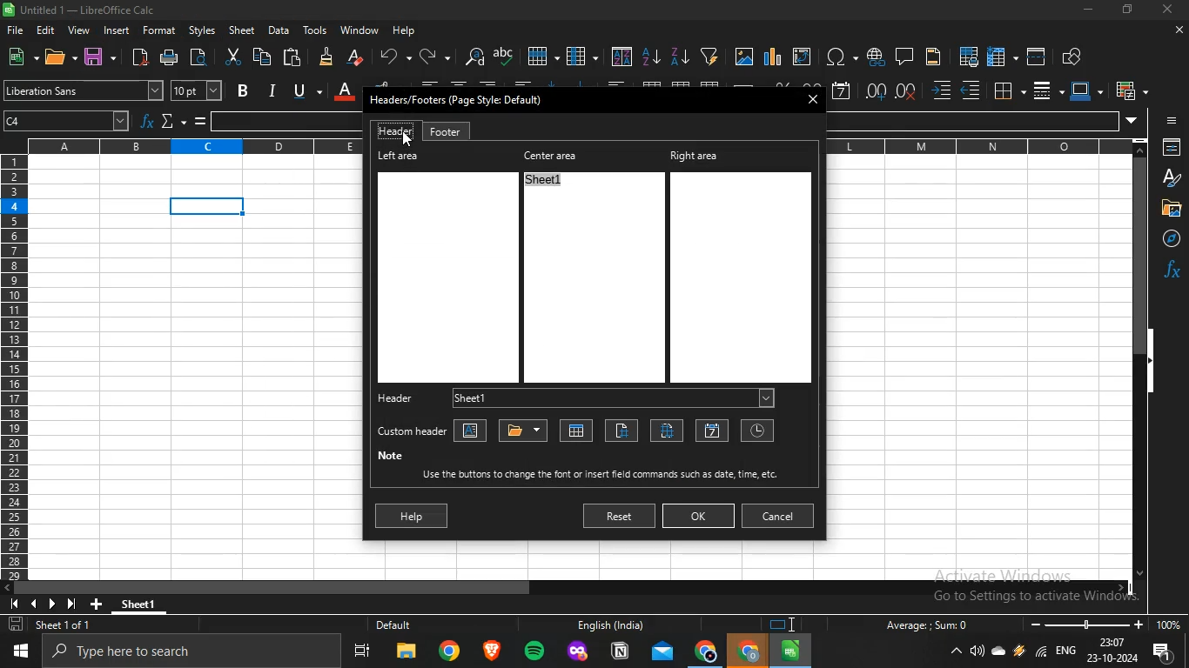 This screenshot has height=668, width=1189. I want to click on right area, so click(742, 265).